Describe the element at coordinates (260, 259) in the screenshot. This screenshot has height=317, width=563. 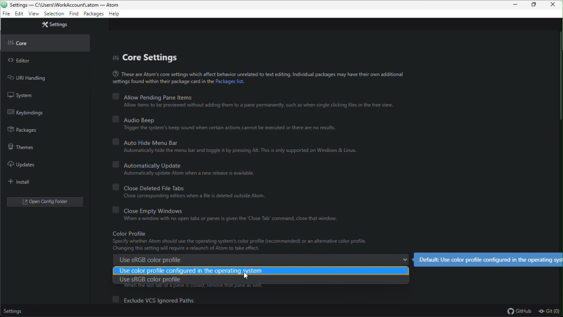
I see `Use sRGB color profile` at that location.